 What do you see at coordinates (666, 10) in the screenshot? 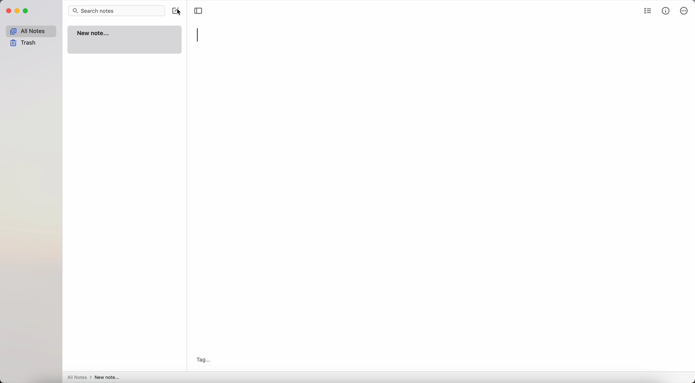
I see `metrics` at bounding box center [666, 10].